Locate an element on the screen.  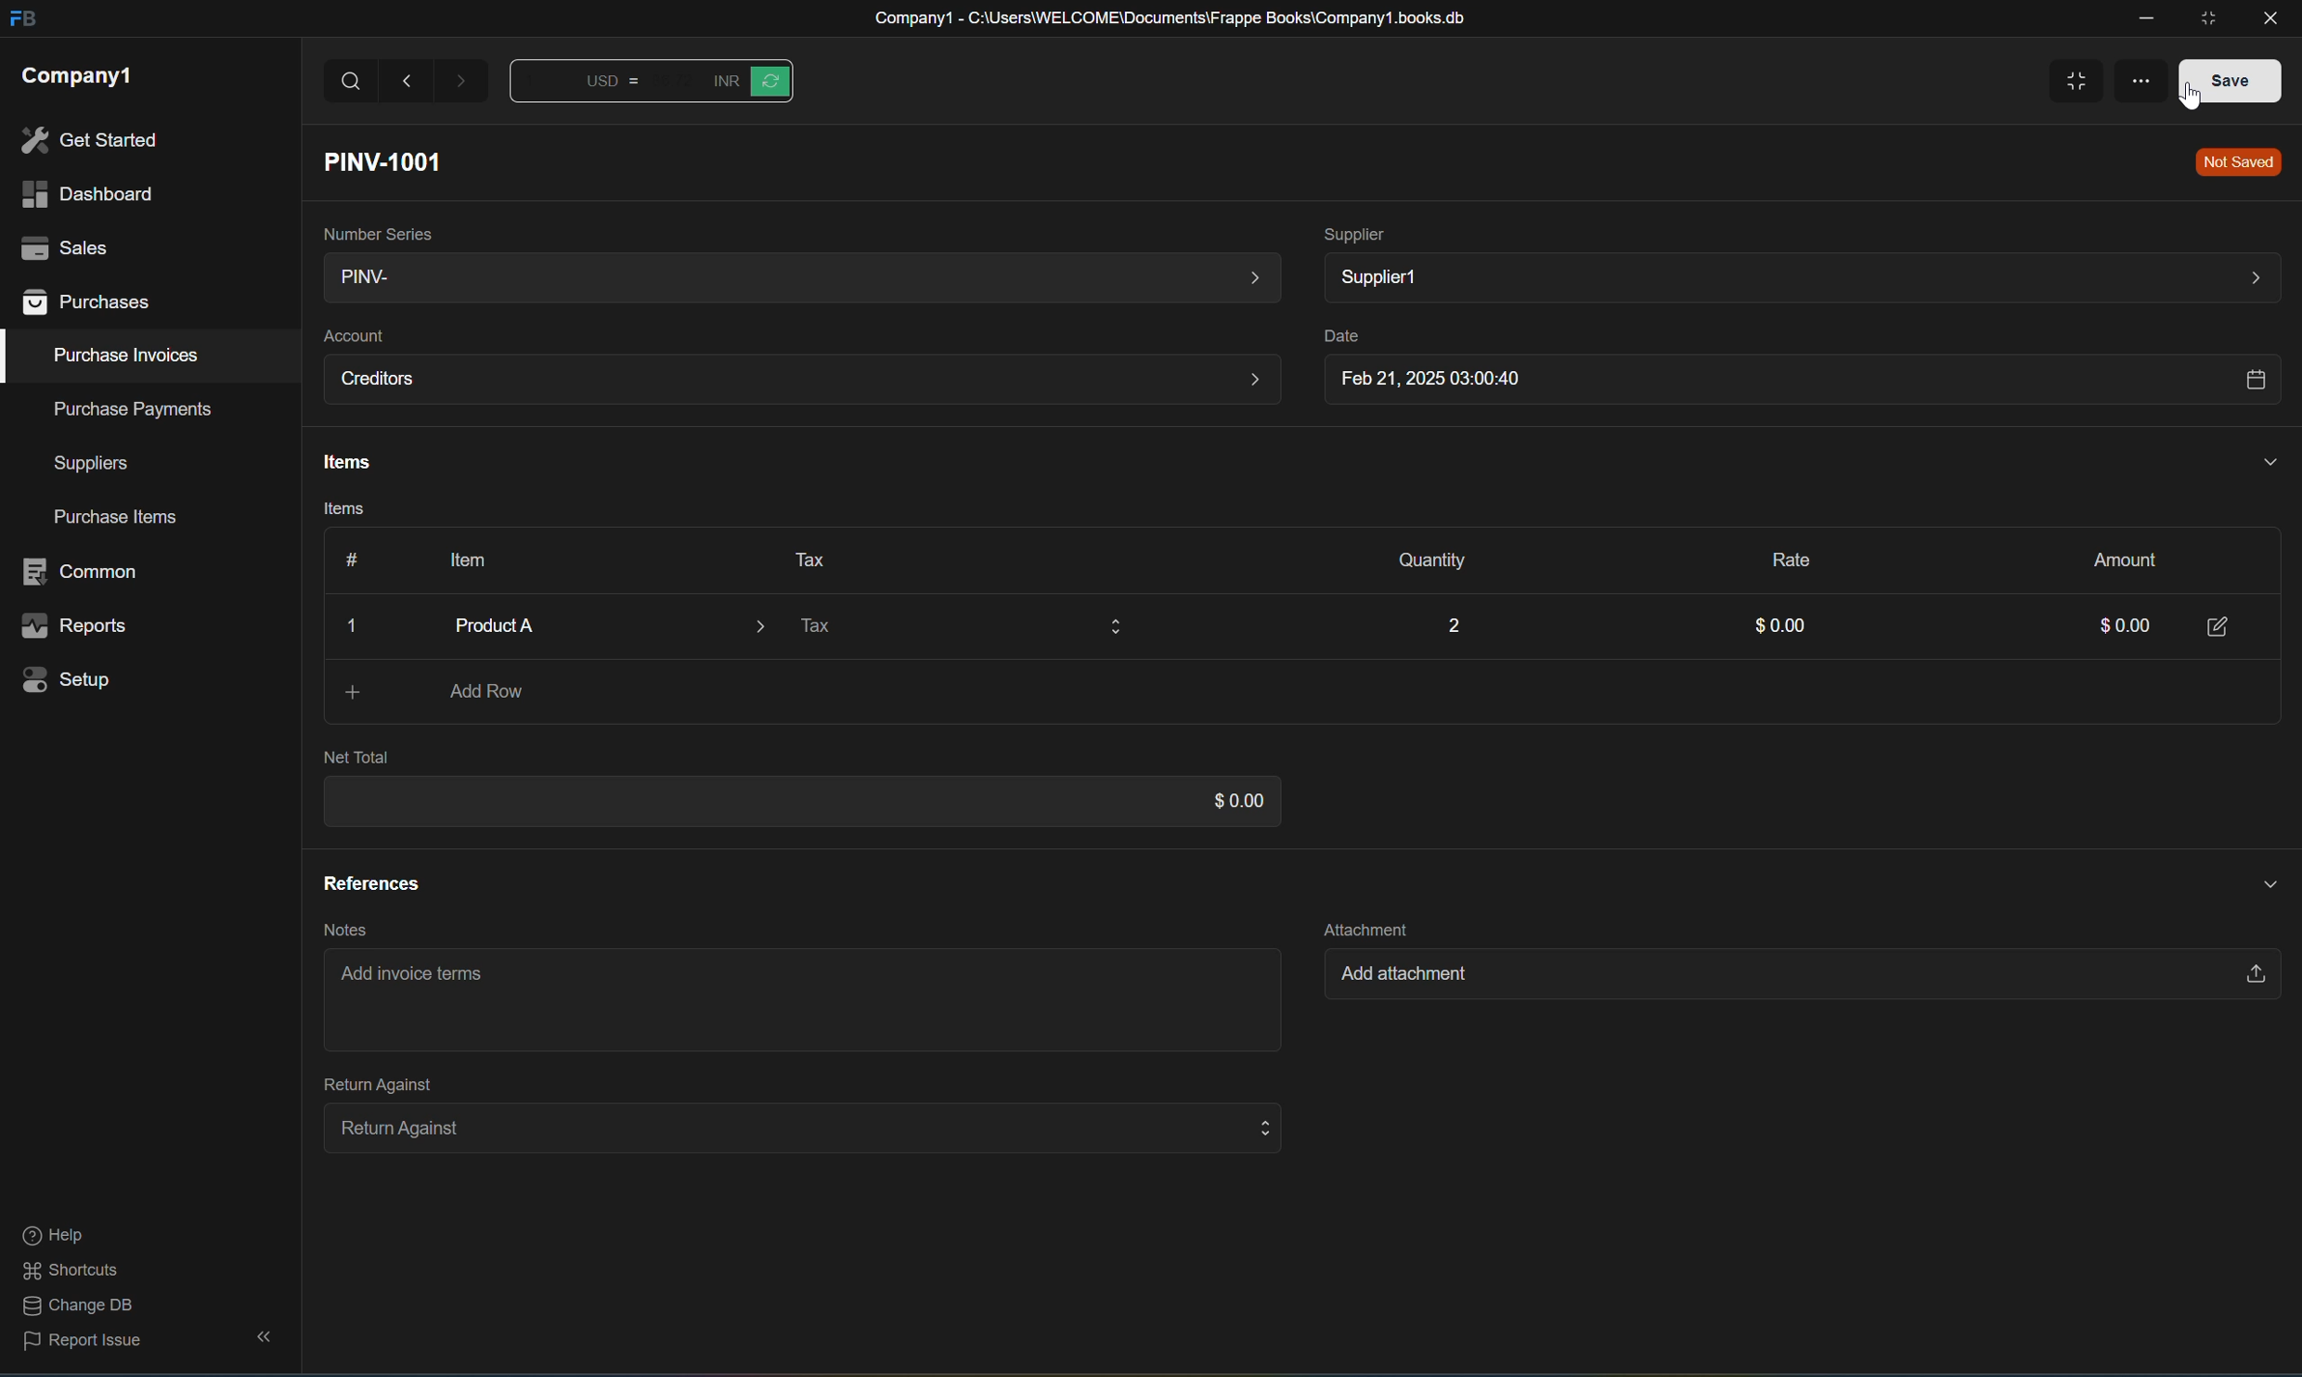
Amount is located at coordinates (2115, 558).